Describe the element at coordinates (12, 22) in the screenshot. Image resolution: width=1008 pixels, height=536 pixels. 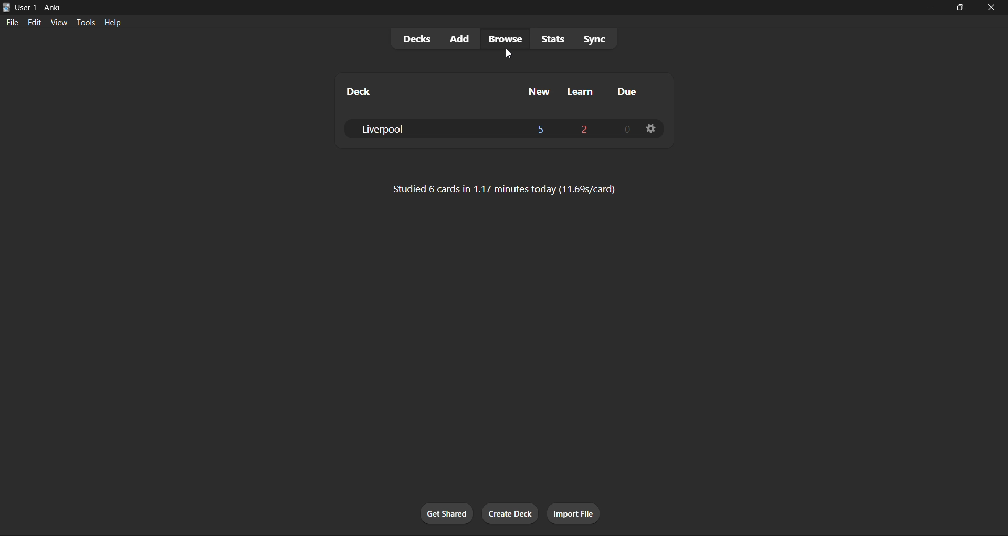
I see `file` at that location.